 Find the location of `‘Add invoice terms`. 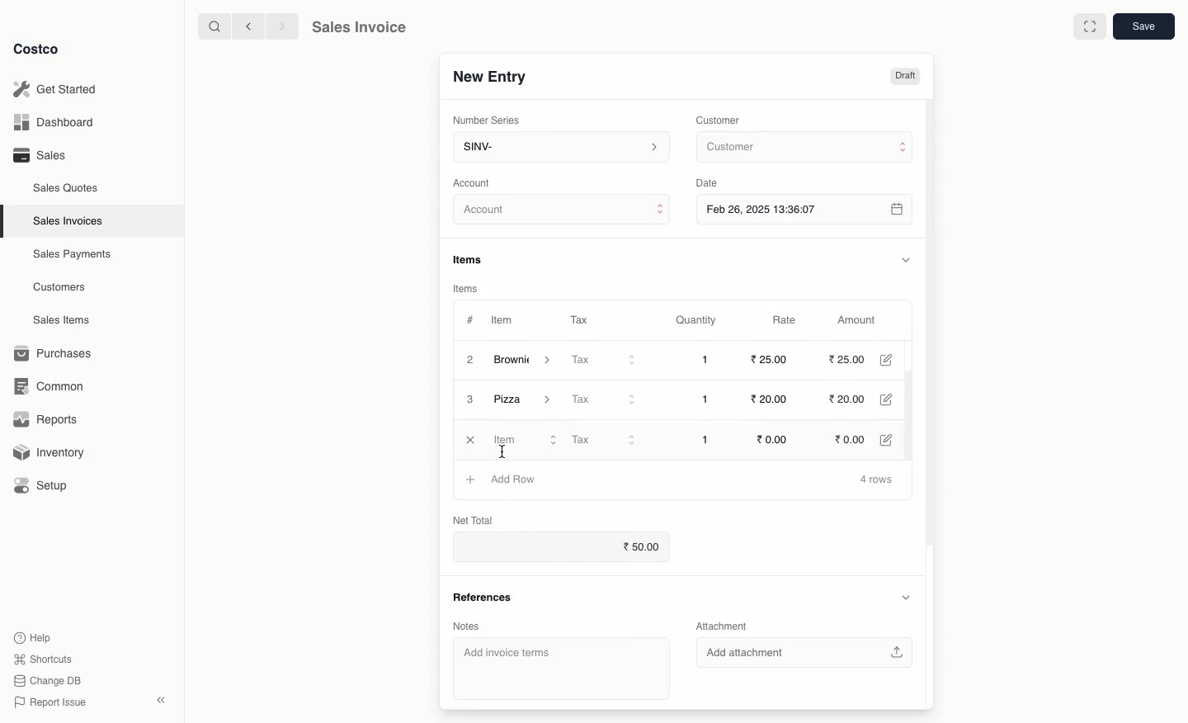

‘Add invoice terms is located at coordinates (555, 668).